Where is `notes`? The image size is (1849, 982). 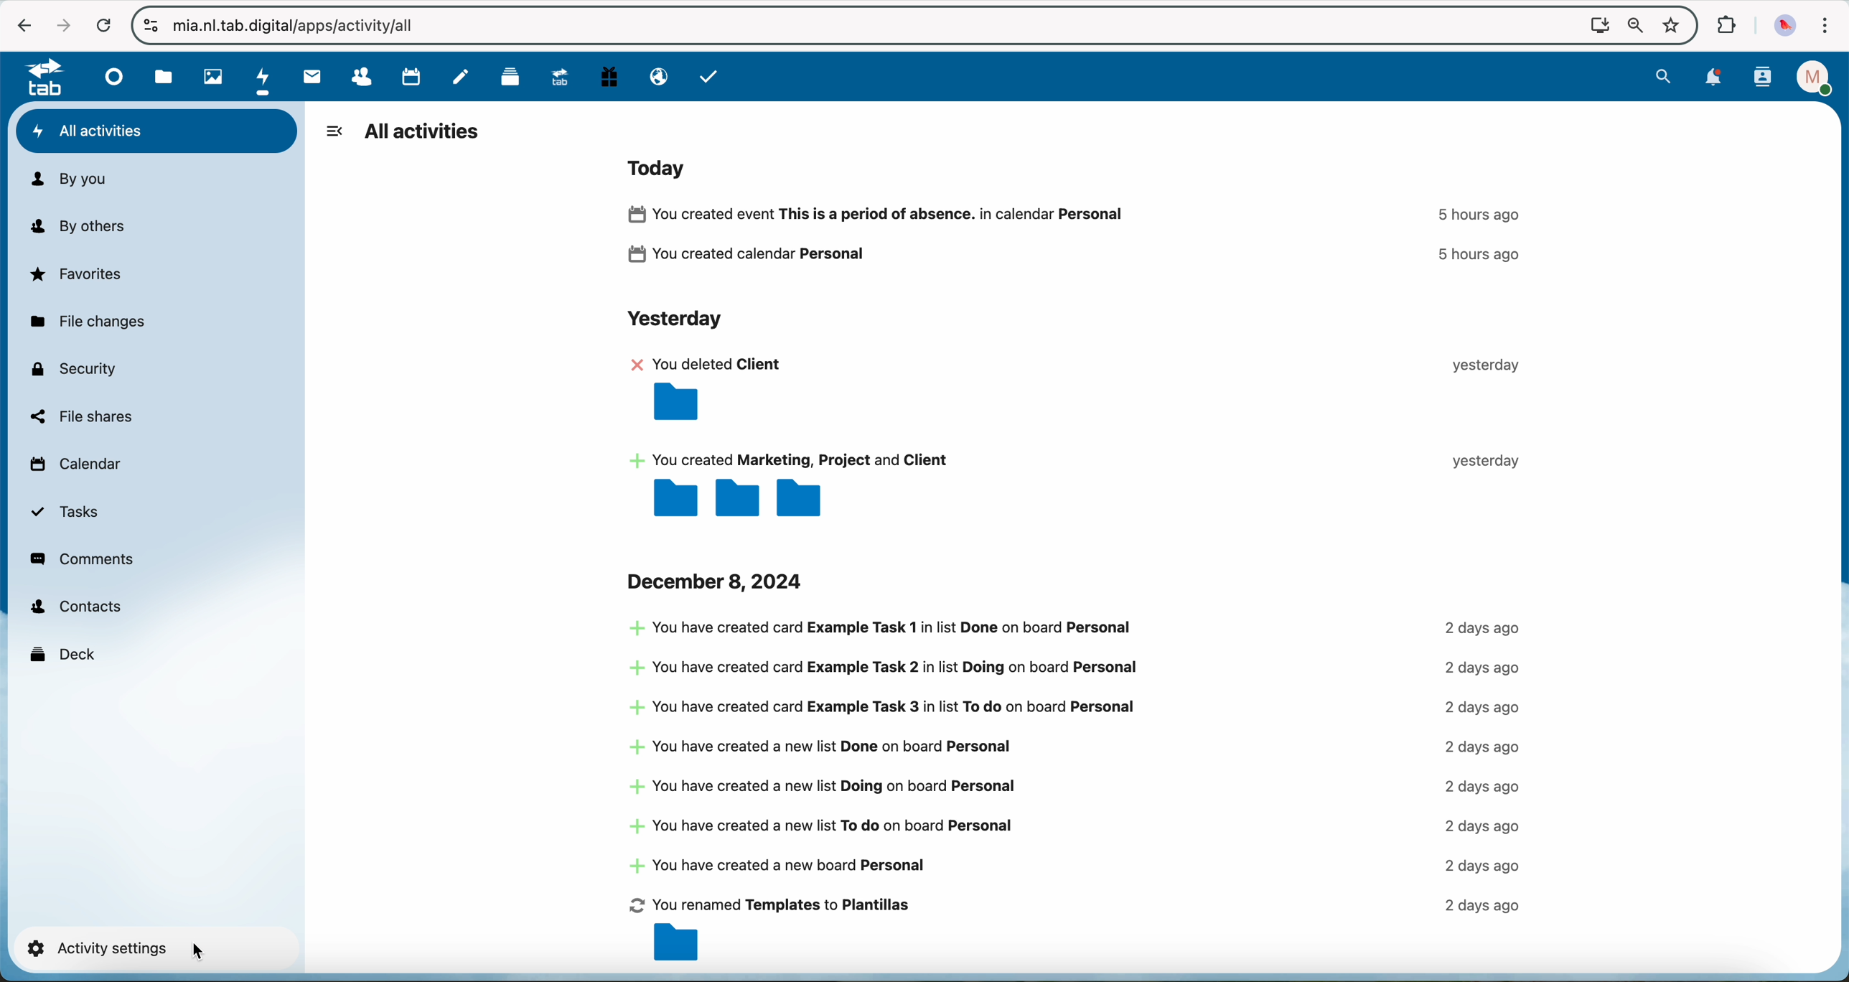
notes is located at coordinates (463, 76).